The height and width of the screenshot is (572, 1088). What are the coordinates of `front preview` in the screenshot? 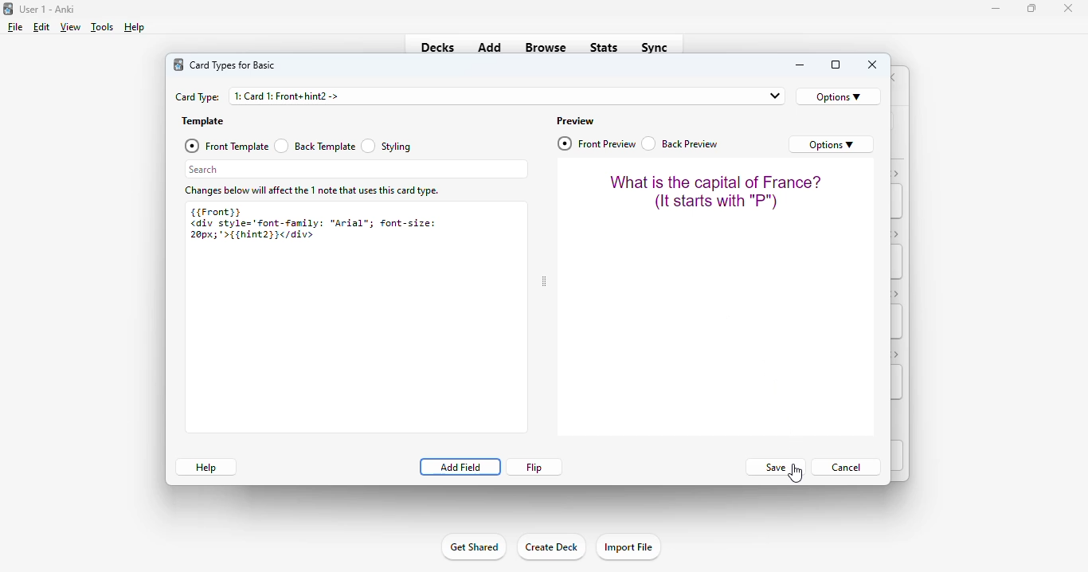 It's located at (597, 143).